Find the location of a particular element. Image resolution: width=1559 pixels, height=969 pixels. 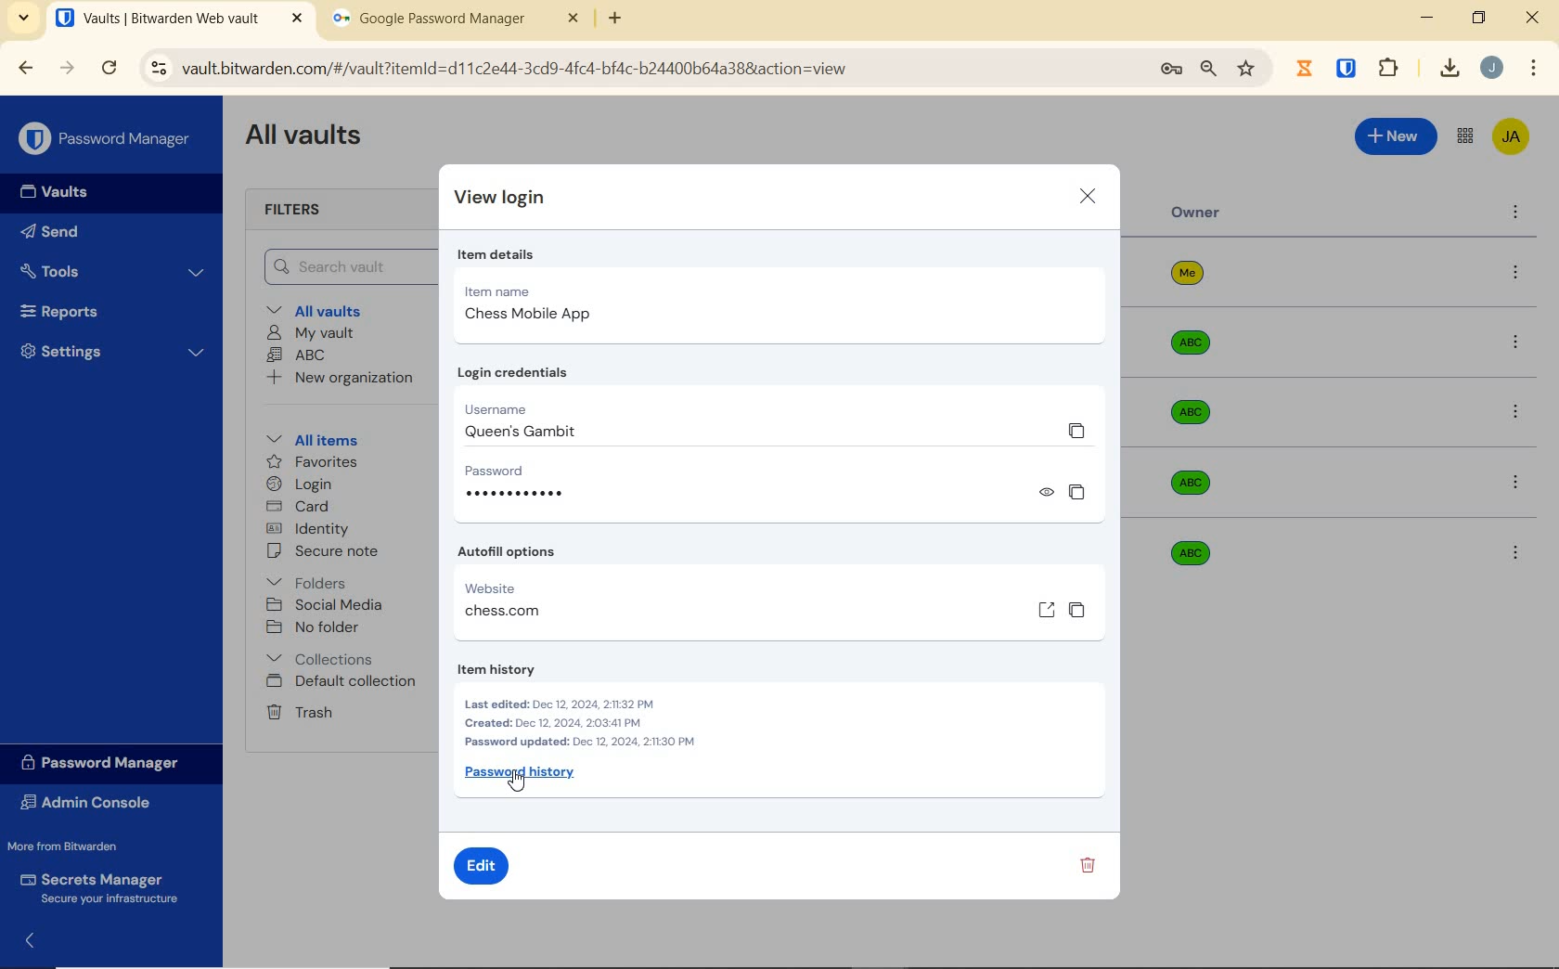

identity is located at coordinates (310, 529).